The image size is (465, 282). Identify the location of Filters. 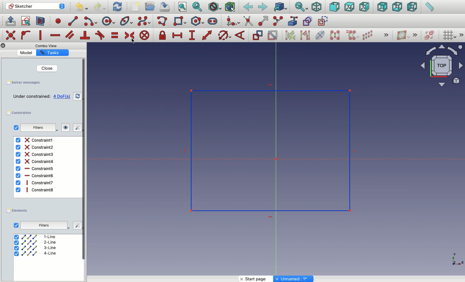
(44, 226).